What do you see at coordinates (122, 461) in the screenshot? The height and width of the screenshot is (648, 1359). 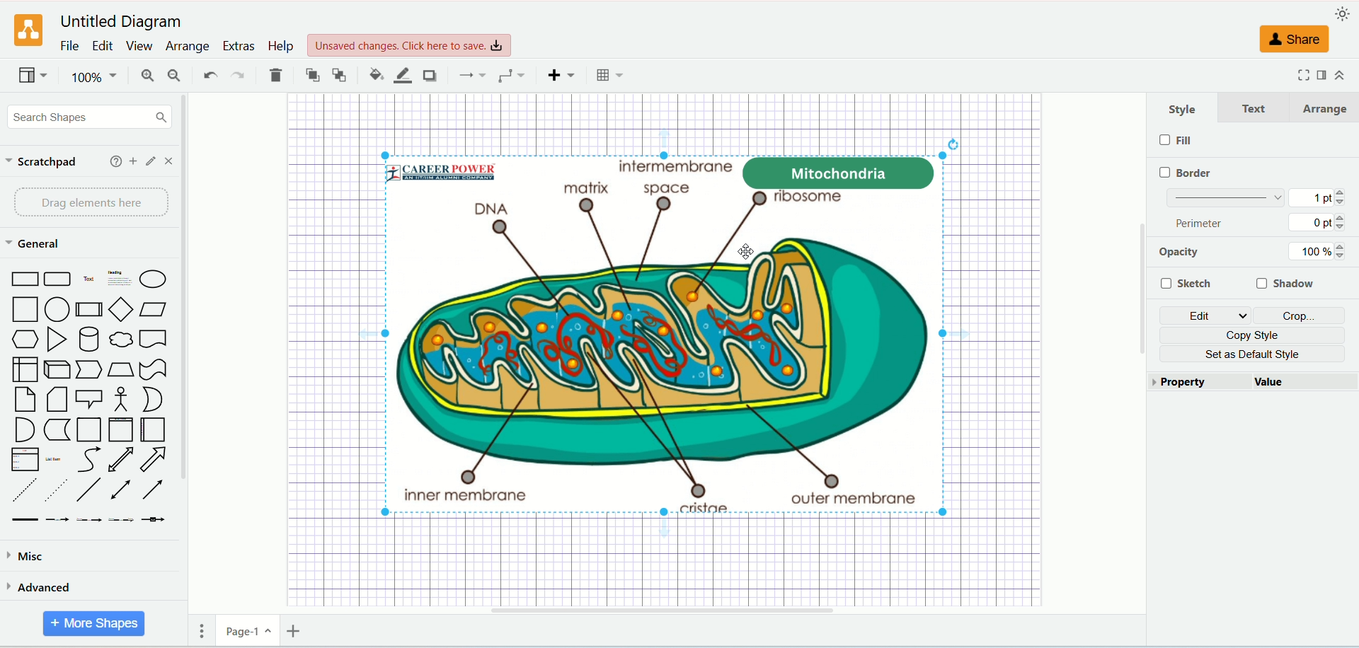 I see `Bidirectional Arrow` at bounding box center [122, 461].